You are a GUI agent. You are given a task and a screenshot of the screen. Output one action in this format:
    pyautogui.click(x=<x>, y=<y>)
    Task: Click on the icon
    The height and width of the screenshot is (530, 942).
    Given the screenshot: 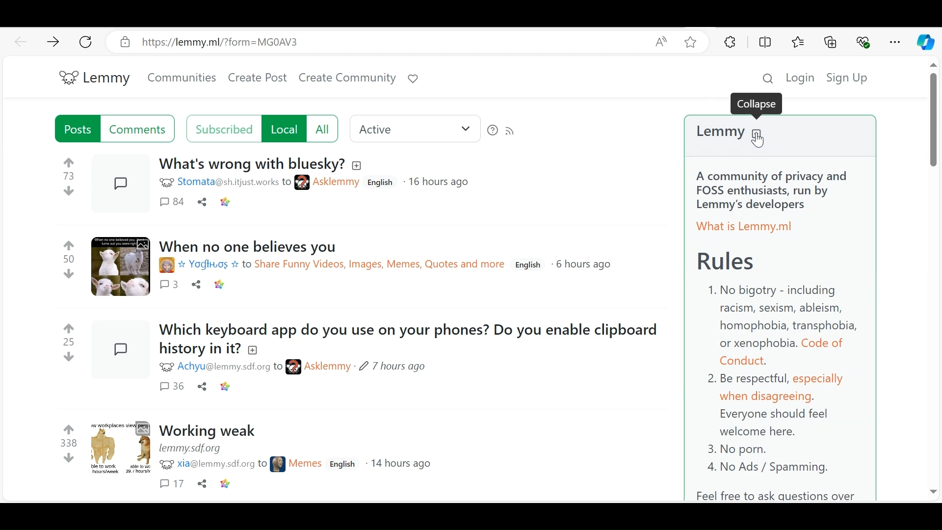 What is the action you would take?
    pyautogui.click(x=278, y=463)
    